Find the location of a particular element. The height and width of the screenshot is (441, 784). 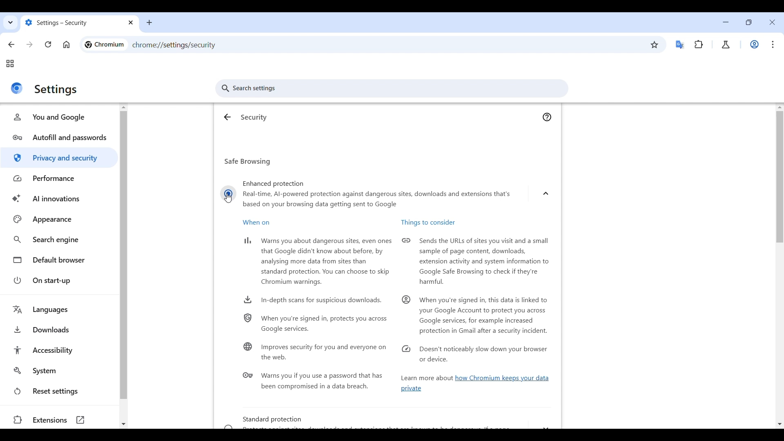

chromium is located at coordinates (104, 45).